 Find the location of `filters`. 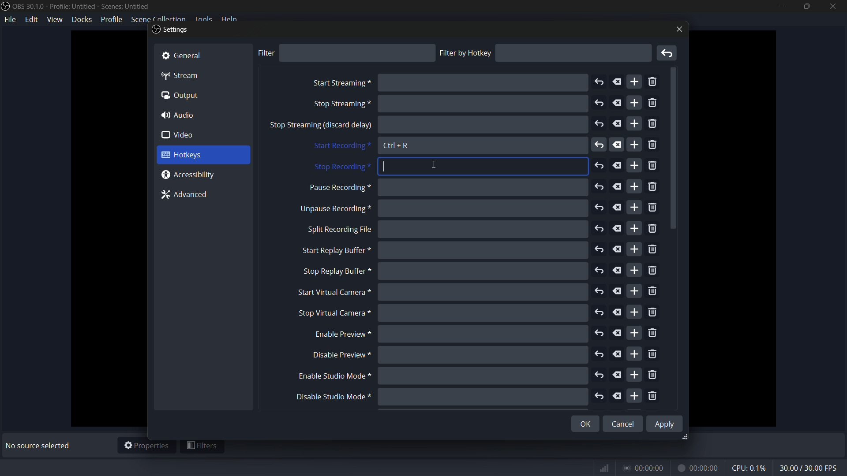

filters is located at coordinates (202, 447).